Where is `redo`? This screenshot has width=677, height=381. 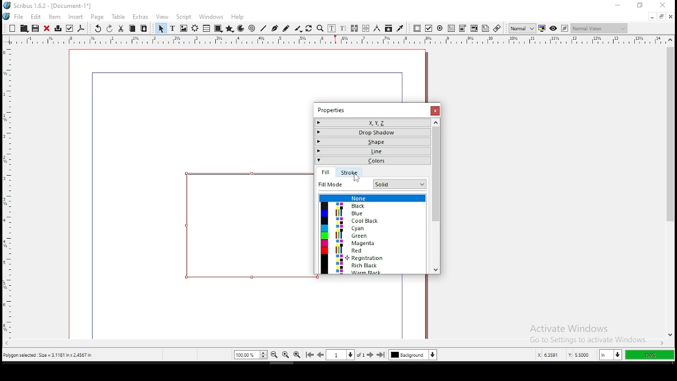 redo is located at coordinates (109, 29).